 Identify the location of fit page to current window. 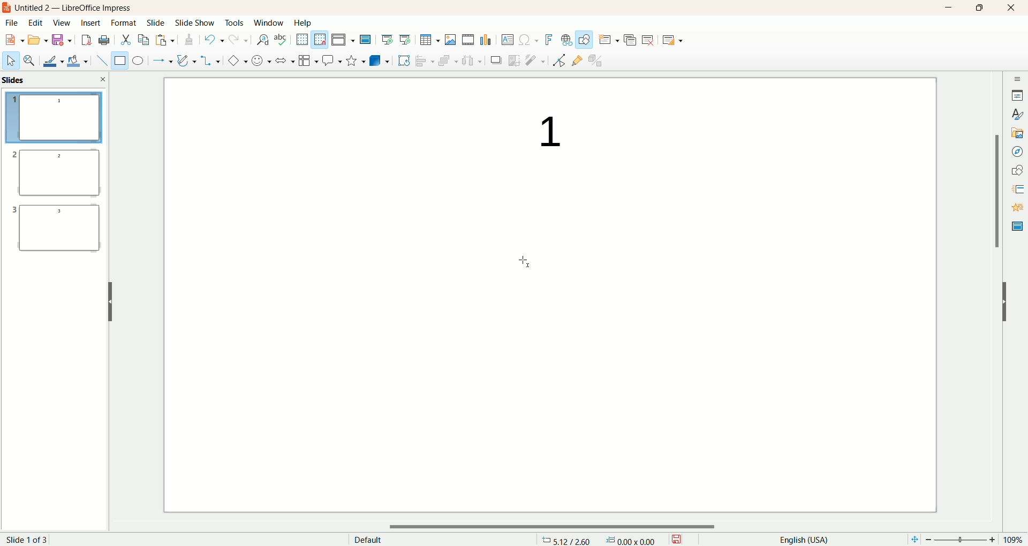
(911, 540).